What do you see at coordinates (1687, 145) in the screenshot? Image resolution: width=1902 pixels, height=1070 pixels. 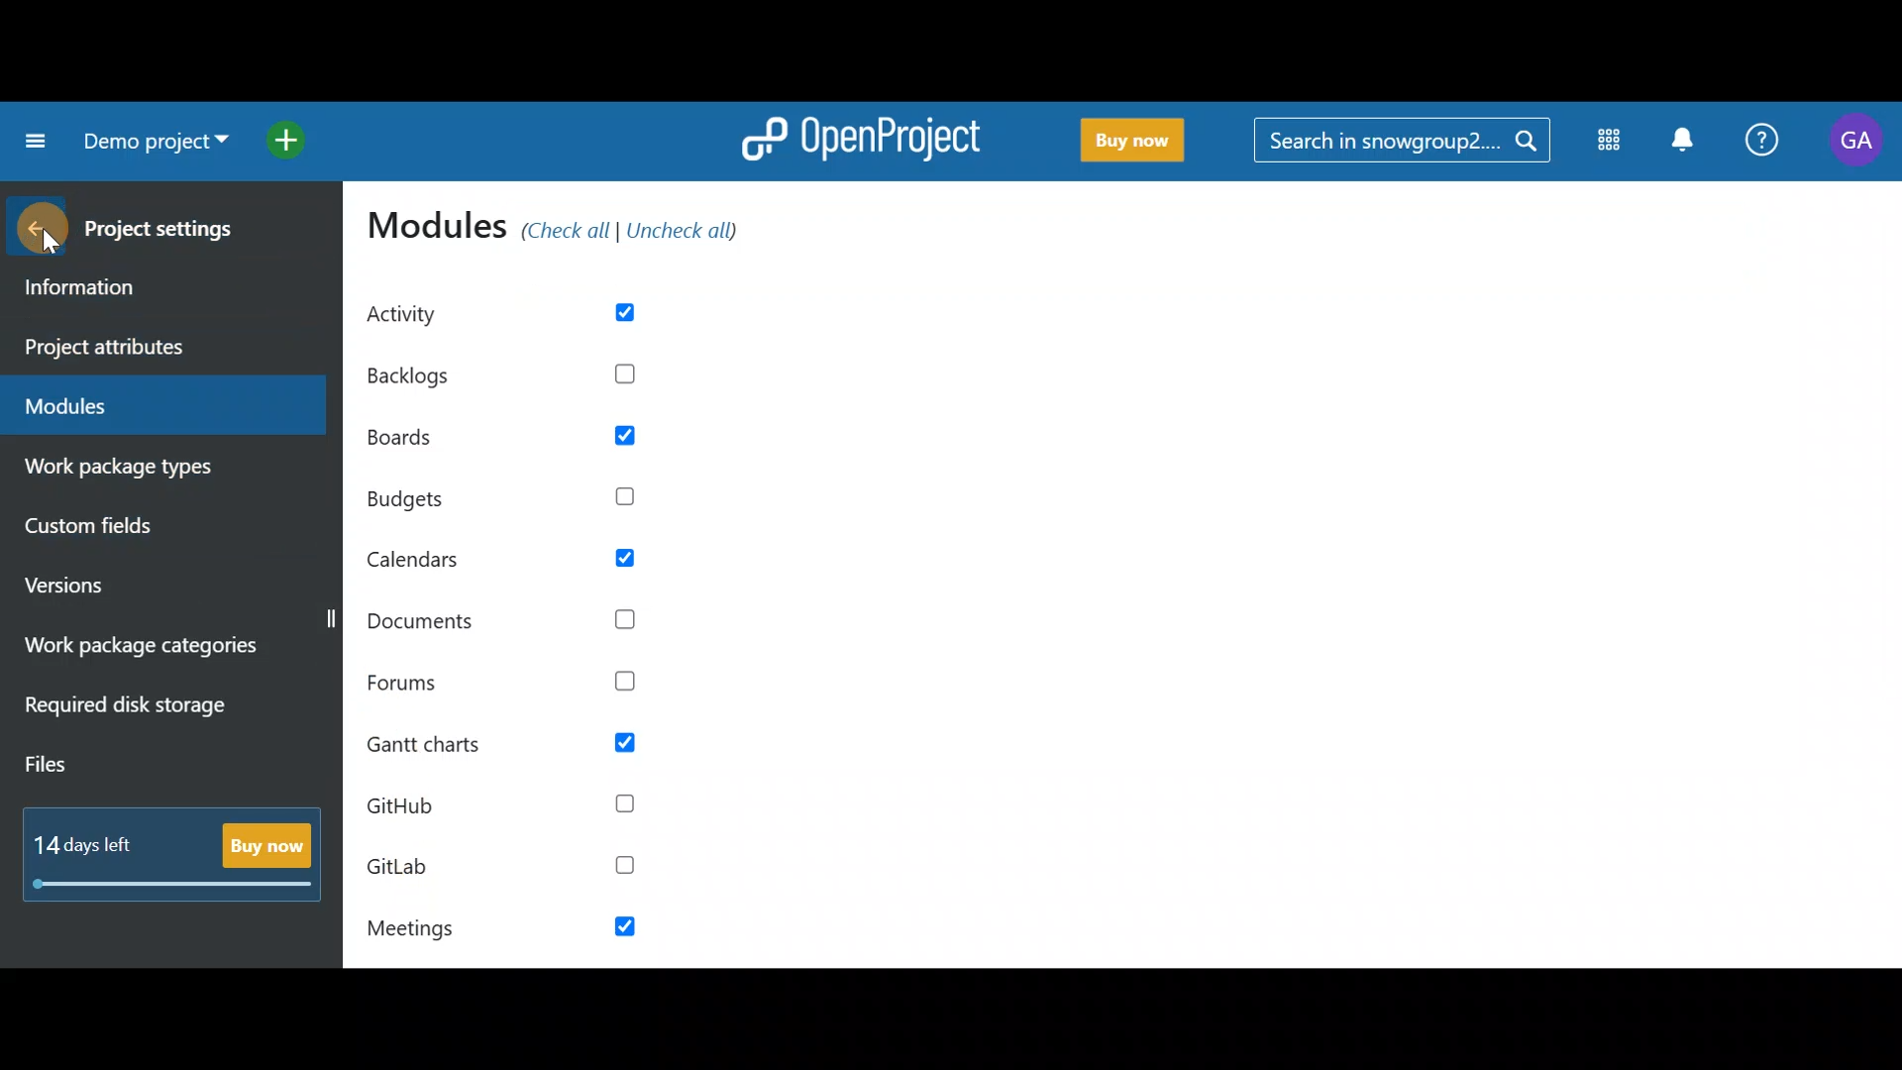 I see `Notification centre` at bounding box center [1687, 145].